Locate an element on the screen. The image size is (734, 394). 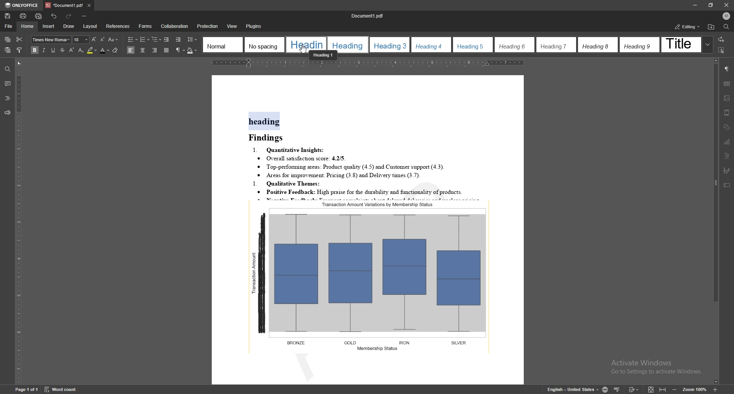
zoom out is located at coordinates (676, 389).